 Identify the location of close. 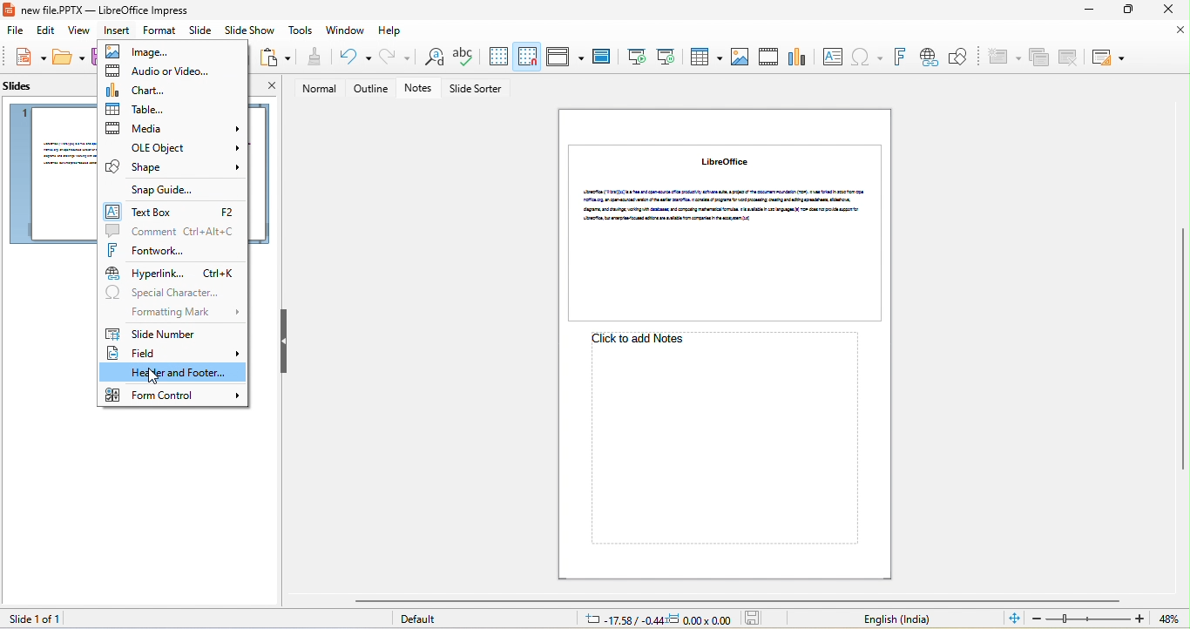
(1166, 10).